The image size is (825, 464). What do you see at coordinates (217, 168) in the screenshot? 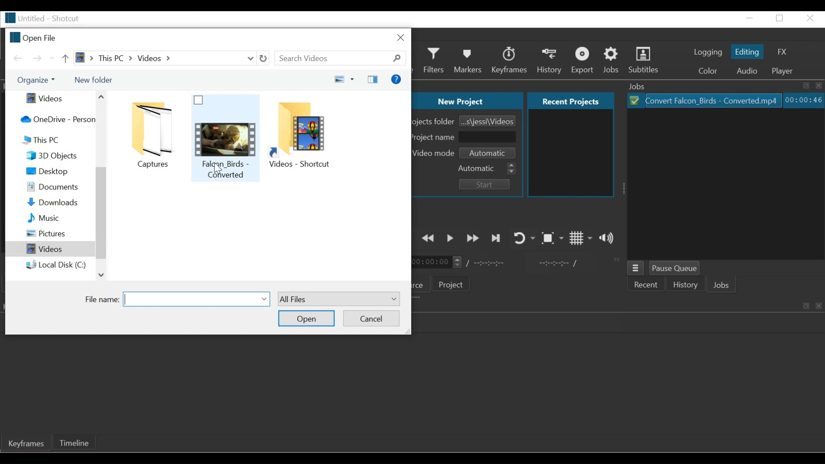
I see `Cursor` at bounding box center [217, 168].